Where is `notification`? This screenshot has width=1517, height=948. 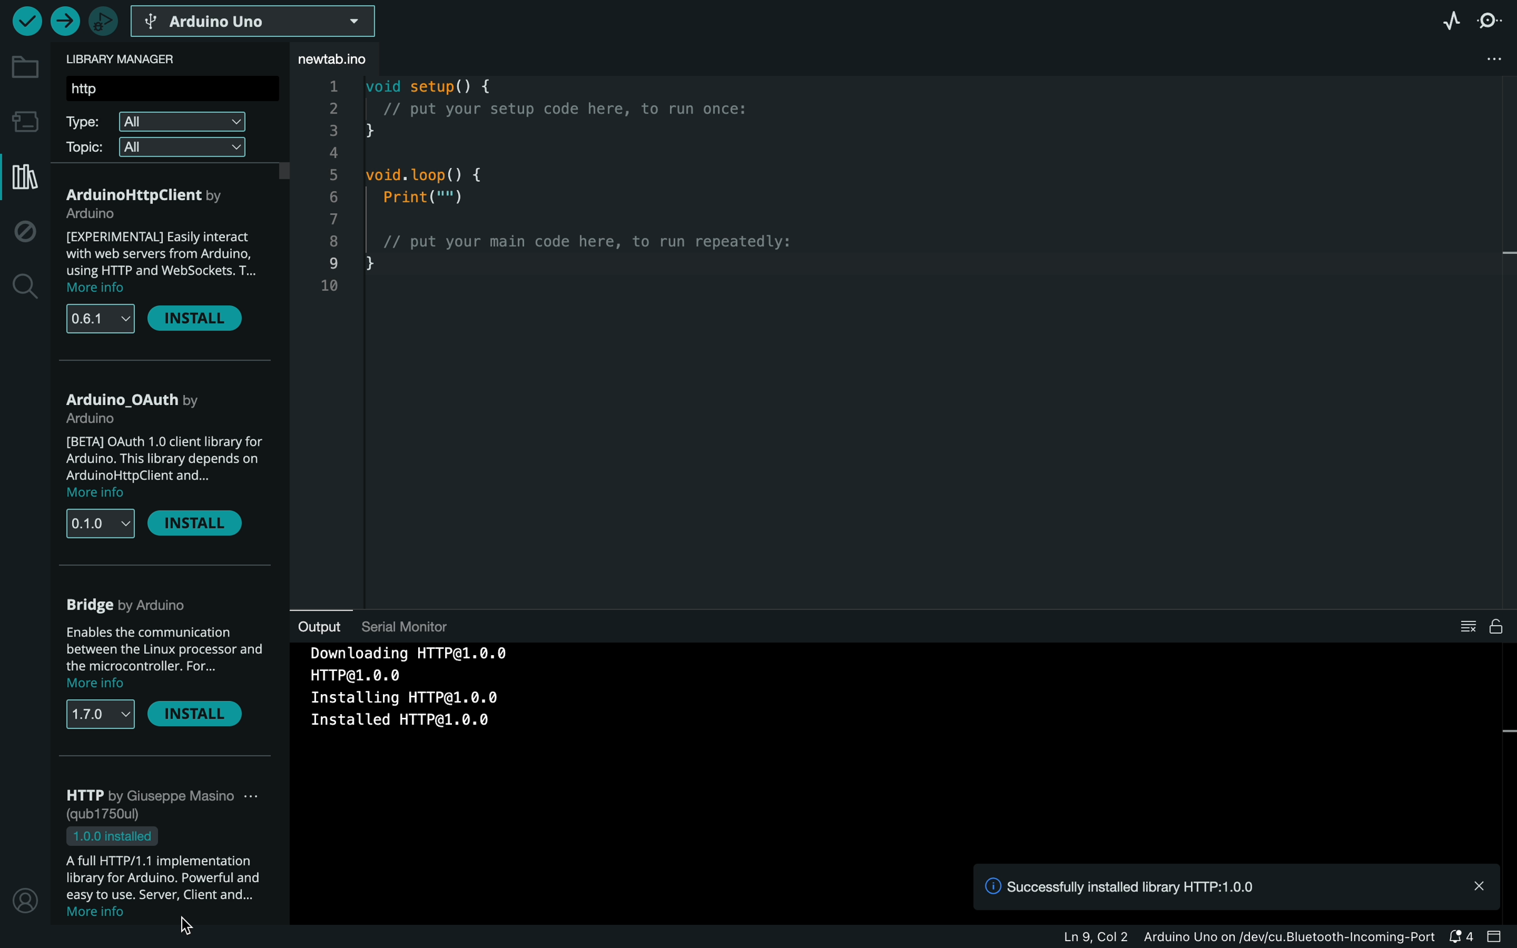
notification is located at coordinates (1239, 883).